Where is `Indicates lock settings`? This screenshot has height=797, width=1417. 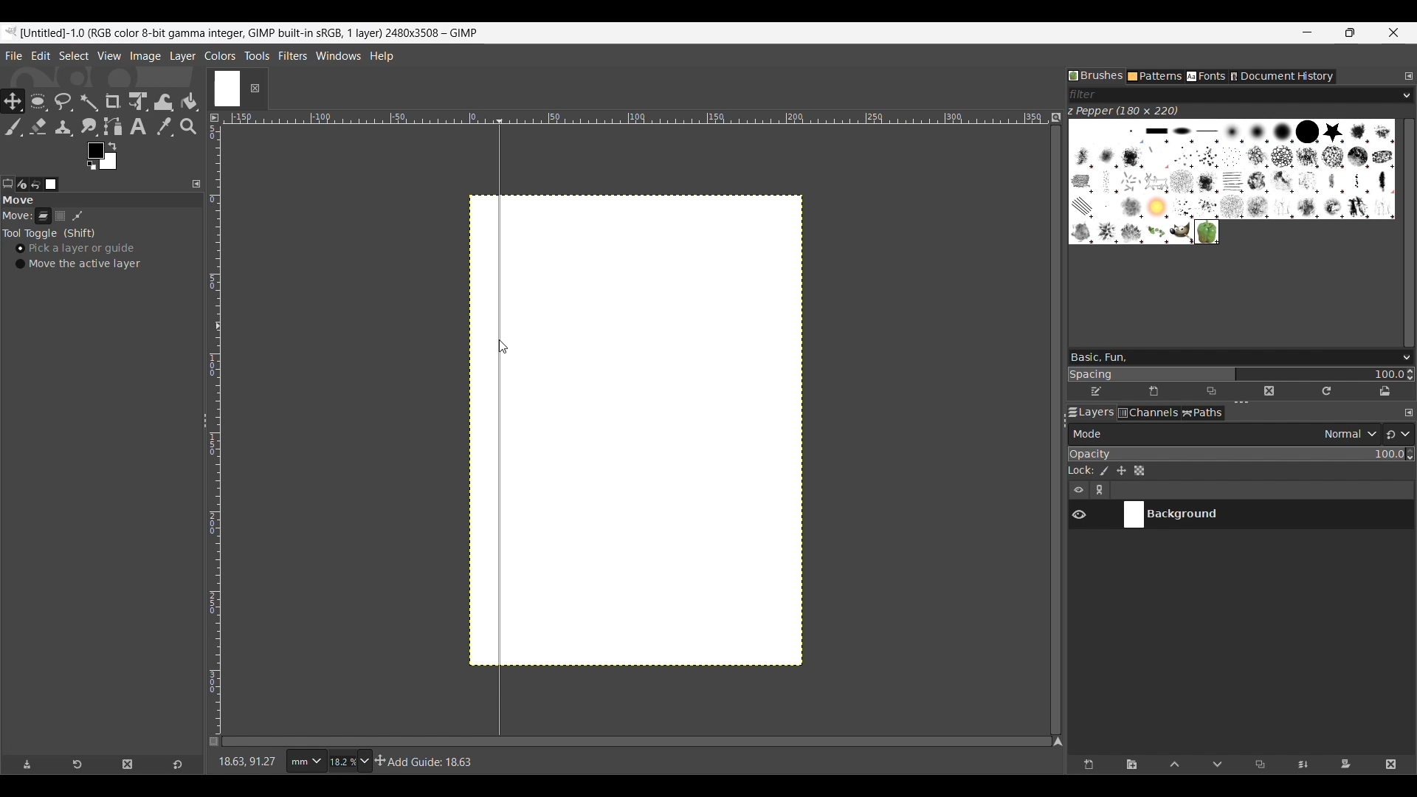 Indicates lock settings is located at coordinates (1081, 470).